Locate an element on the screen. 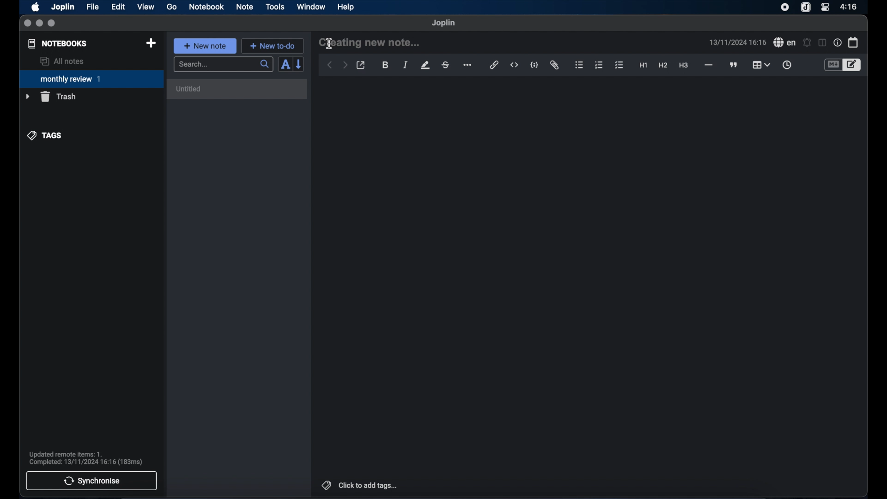 This screenshot has width=887, height=499. view is located at coordinates (146, 7).